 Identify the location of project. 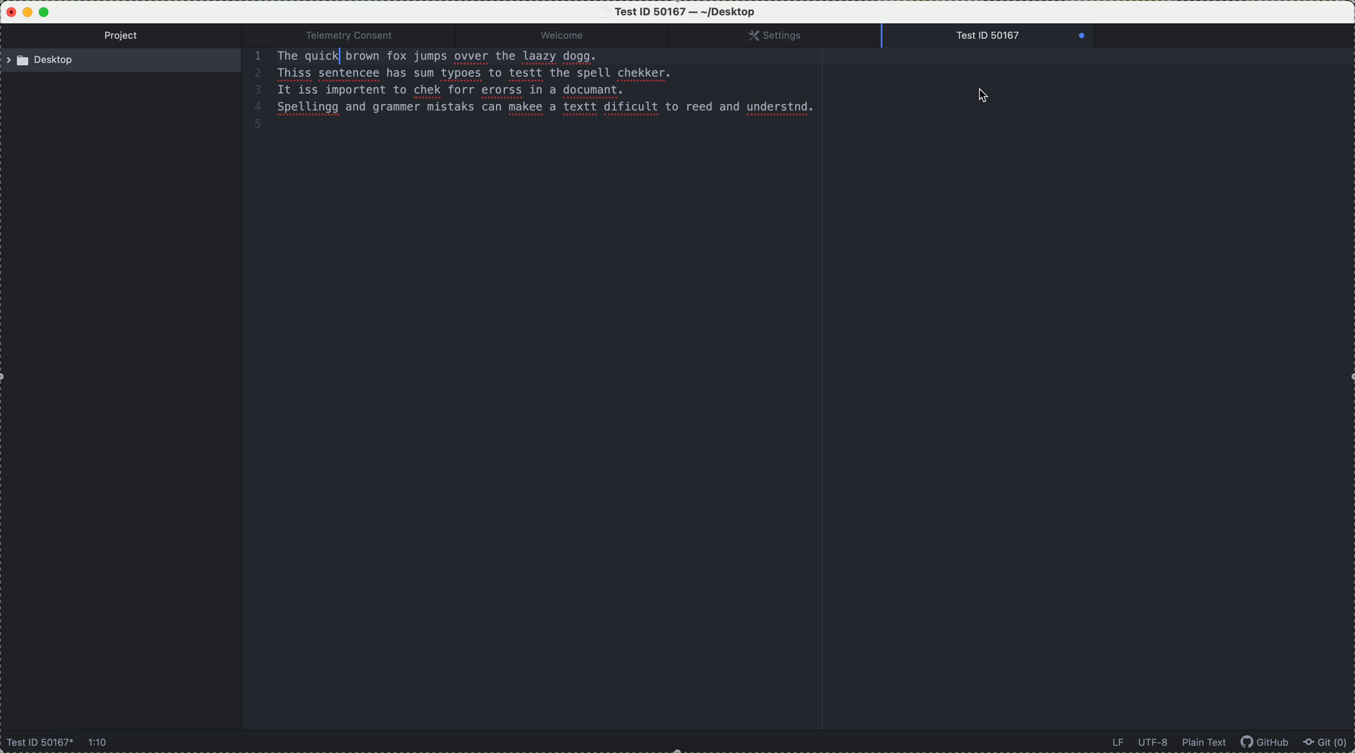
(125, 37).